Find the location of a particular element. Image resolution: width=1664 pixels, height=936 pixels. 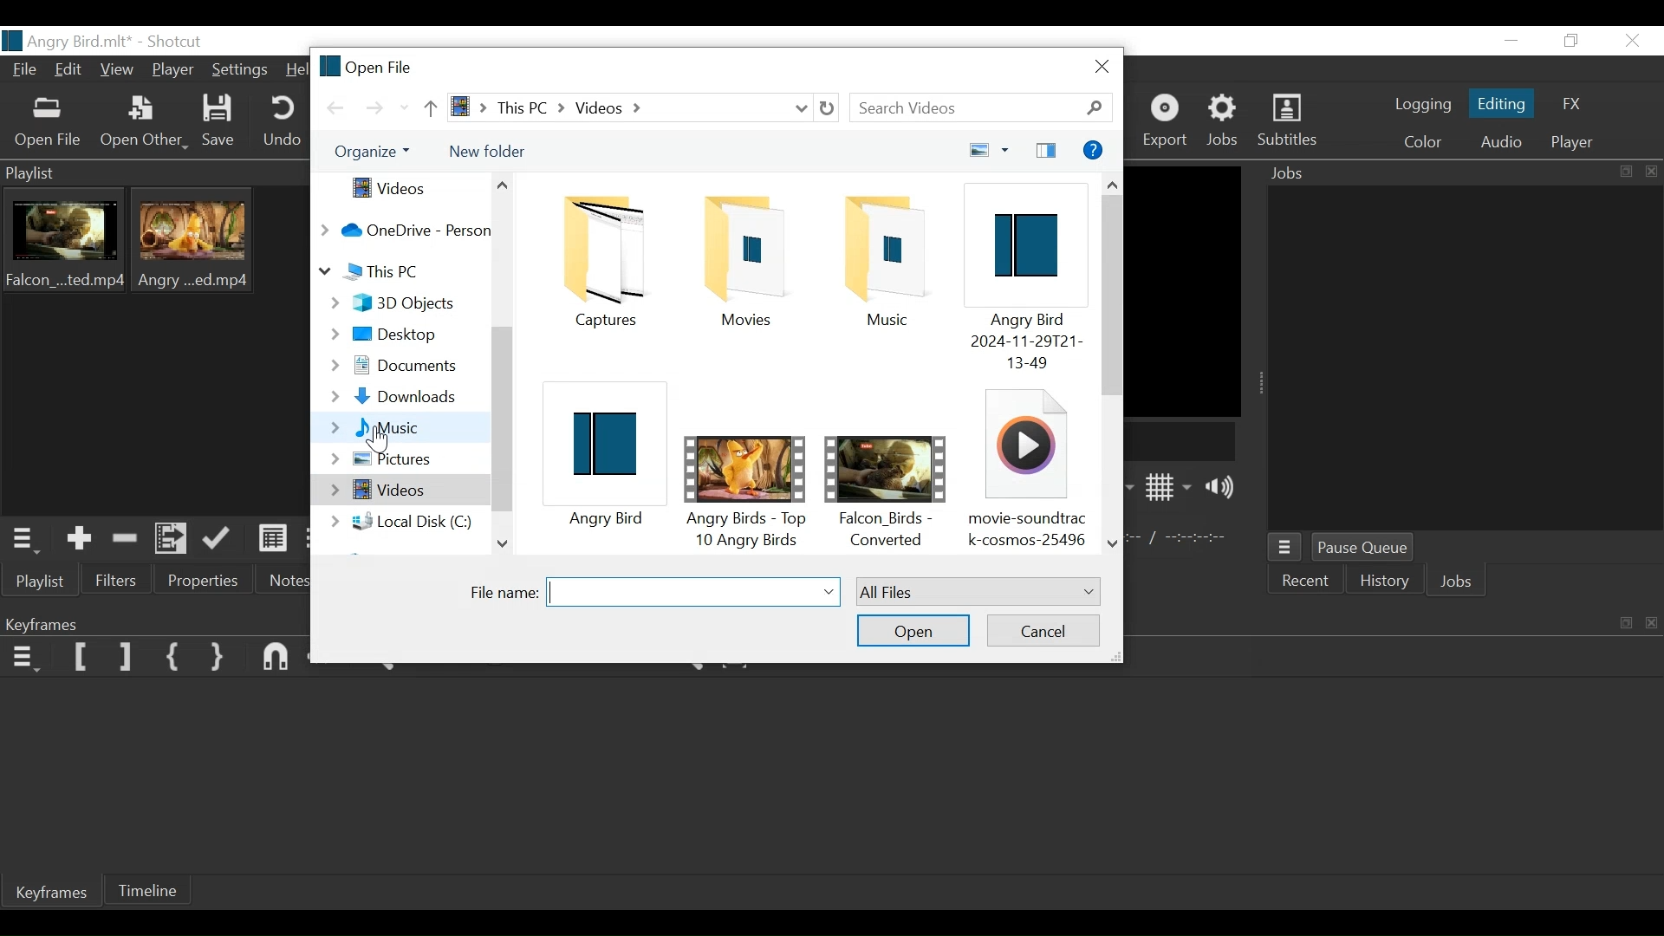

Videos is located at coordinates (404, 491).